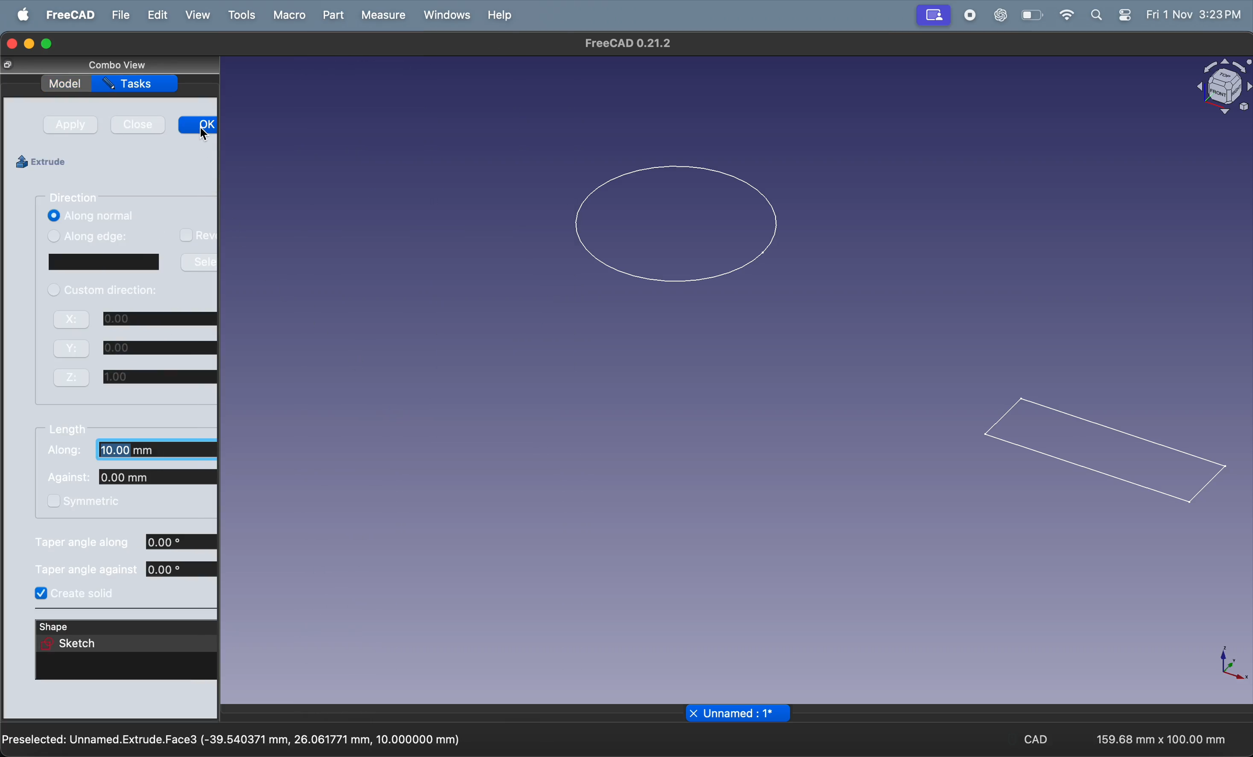  What do you see at coordinates (330, 15) in the screenshot?
I see `Part` at bounding box center [330, 15].